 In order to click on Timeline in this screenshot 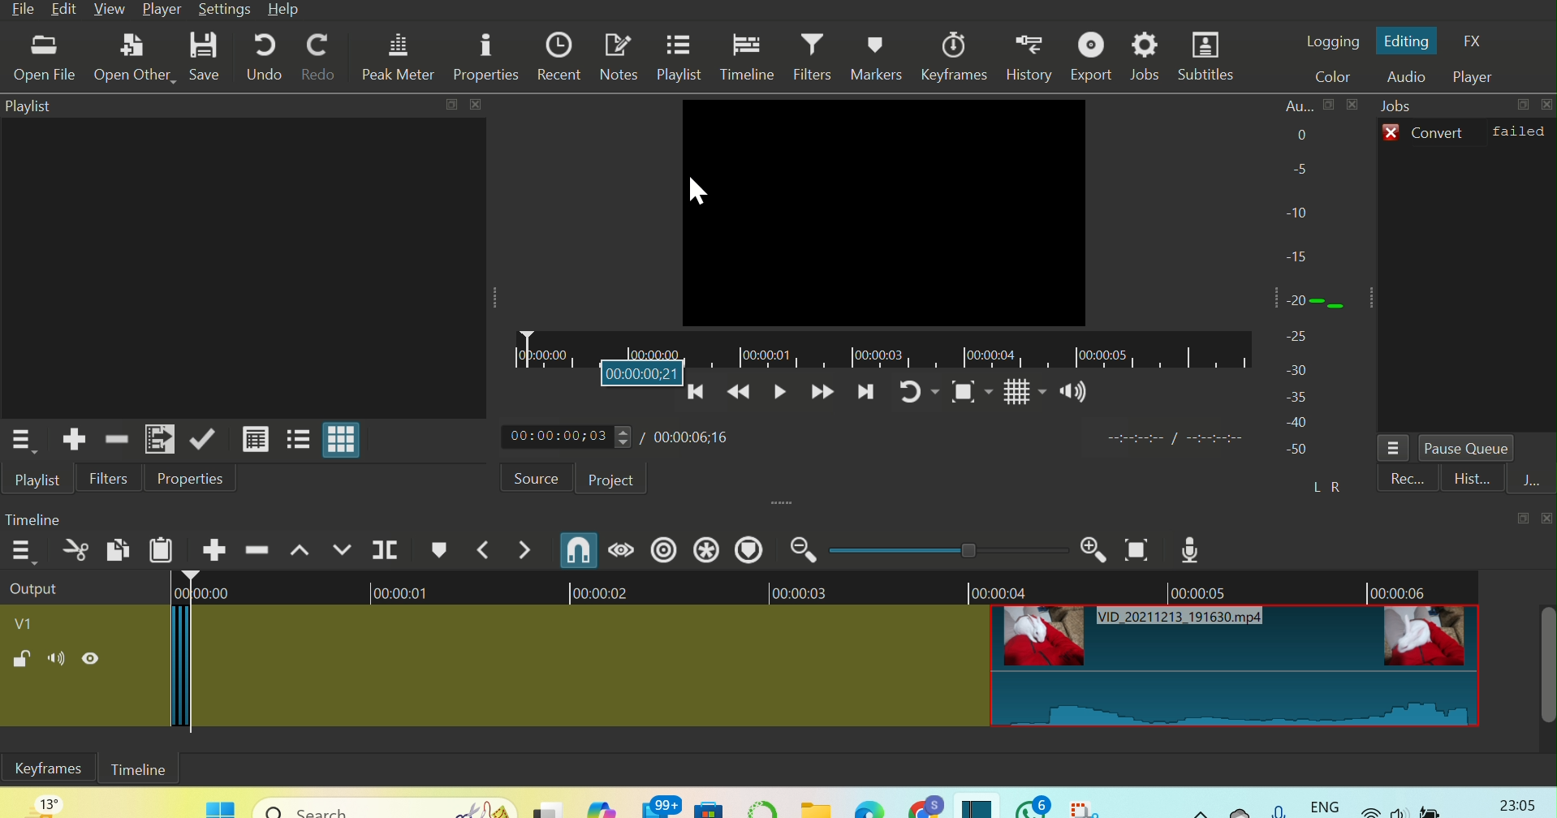, I will do `click(141, 770)`.